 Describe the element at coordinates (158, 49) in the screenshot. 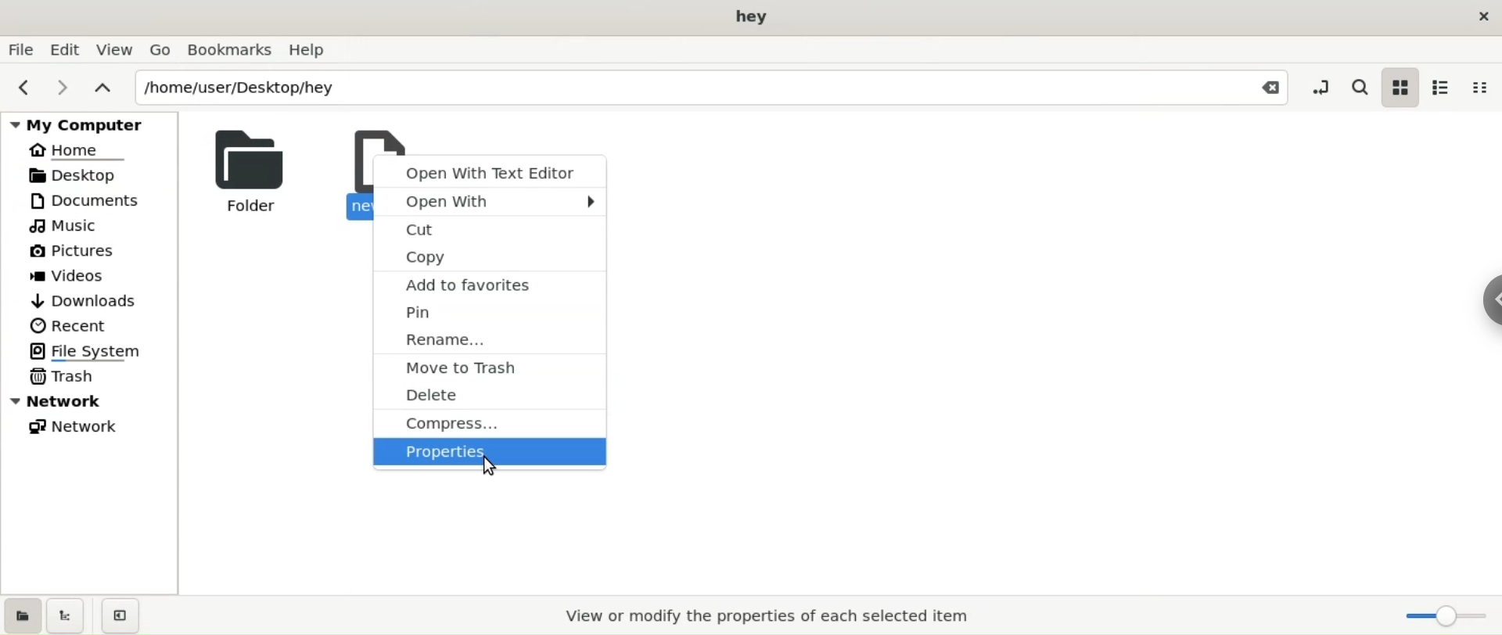

I see `Go` at that location.